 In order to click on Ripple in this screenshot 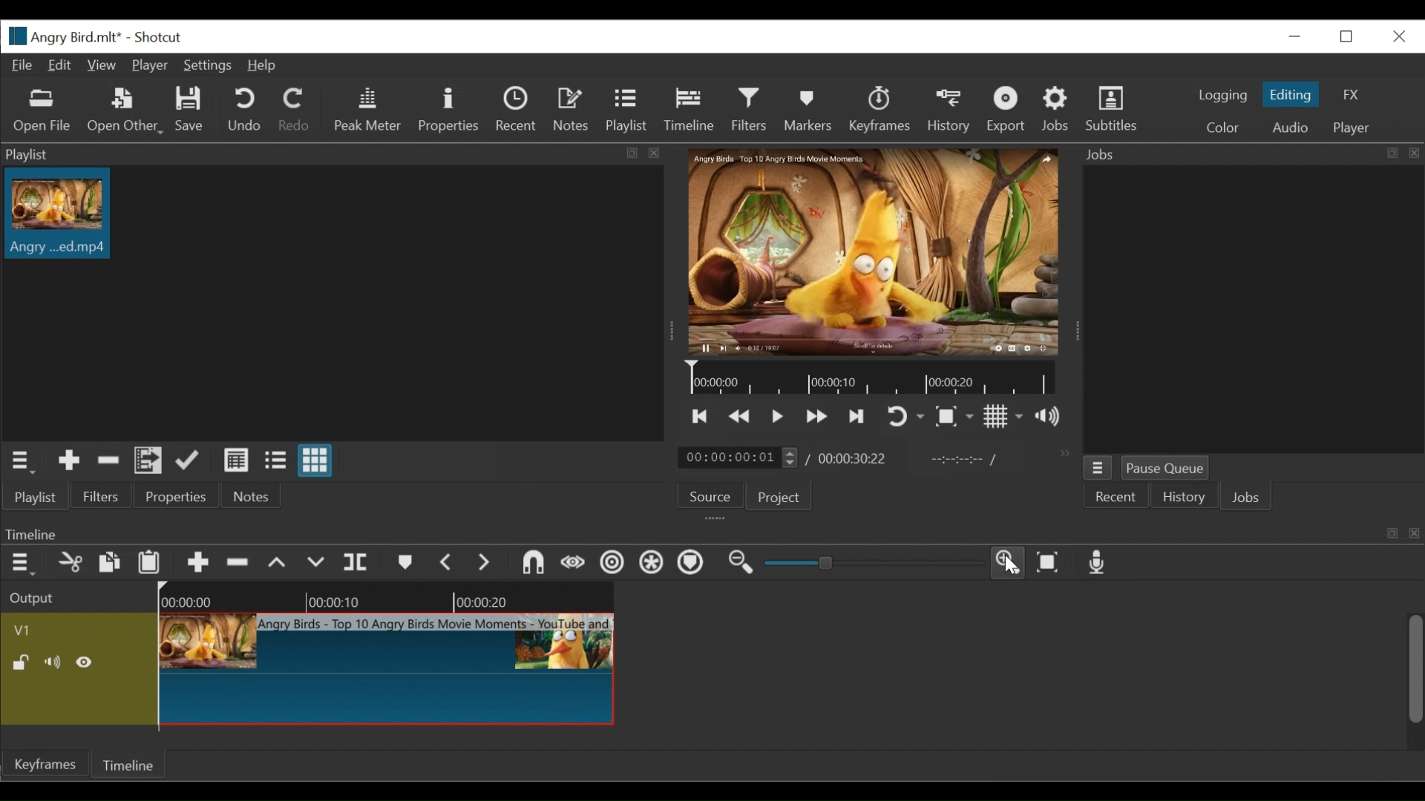, I will do `click(613, 564)`.